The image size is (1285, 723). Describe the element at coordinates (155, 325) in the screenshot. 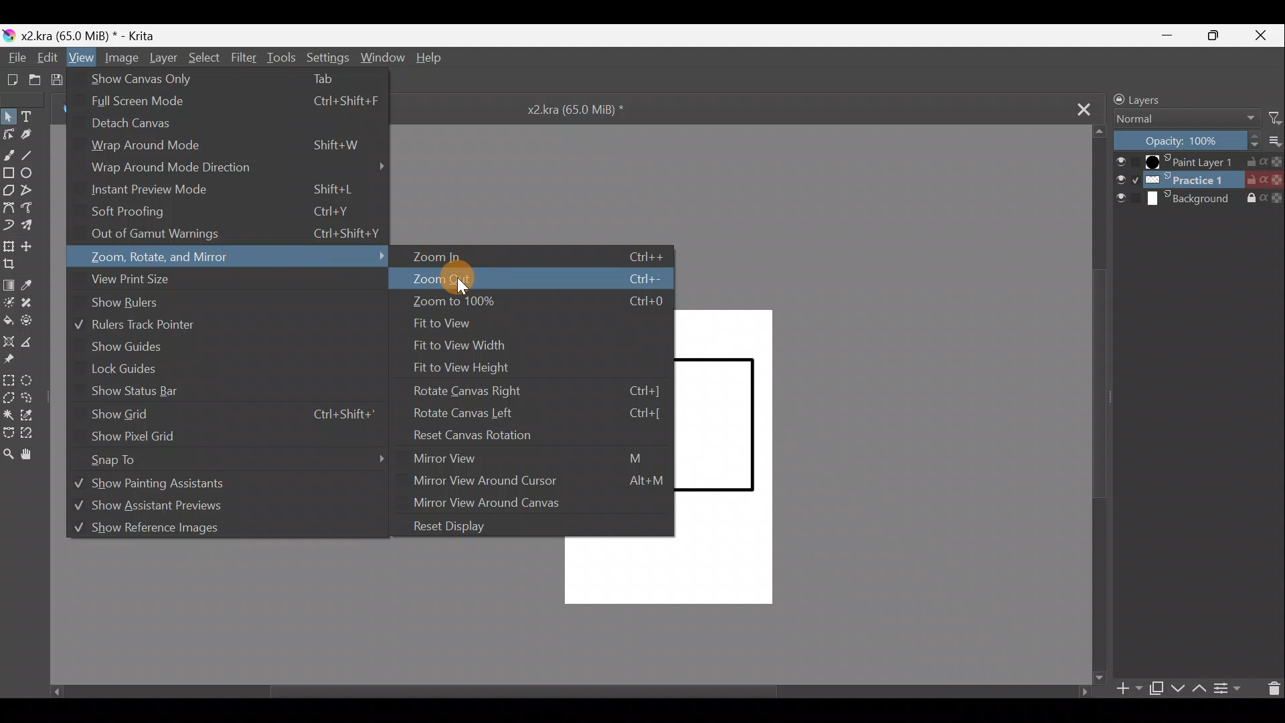

I see `Rulers track pointer` at that location.